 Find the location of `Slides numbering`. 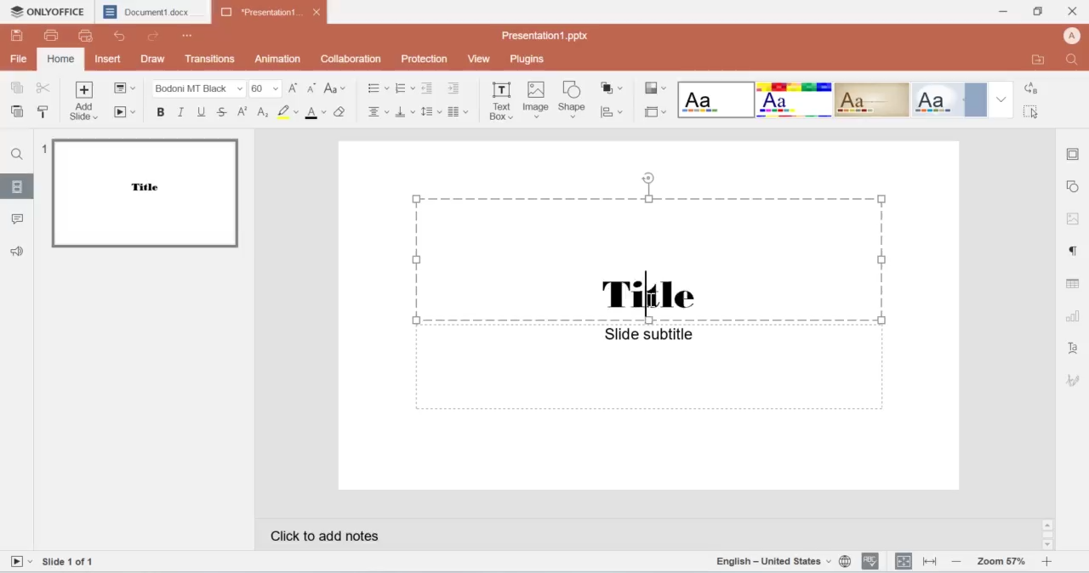

Slides numbering is located at coordinates (74, 563).